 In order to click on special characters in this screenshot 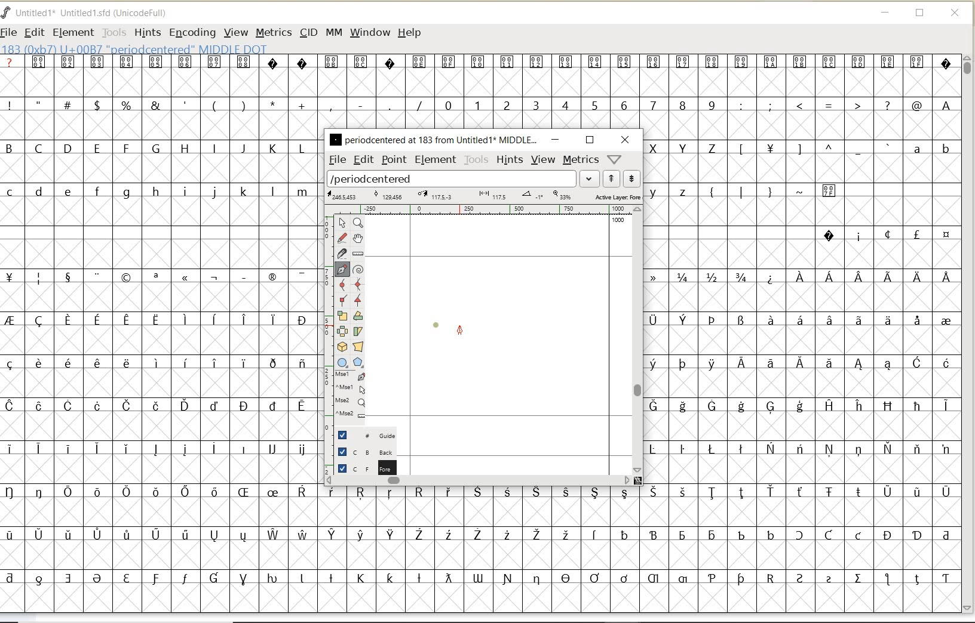, I will do `click(479, 69)`.